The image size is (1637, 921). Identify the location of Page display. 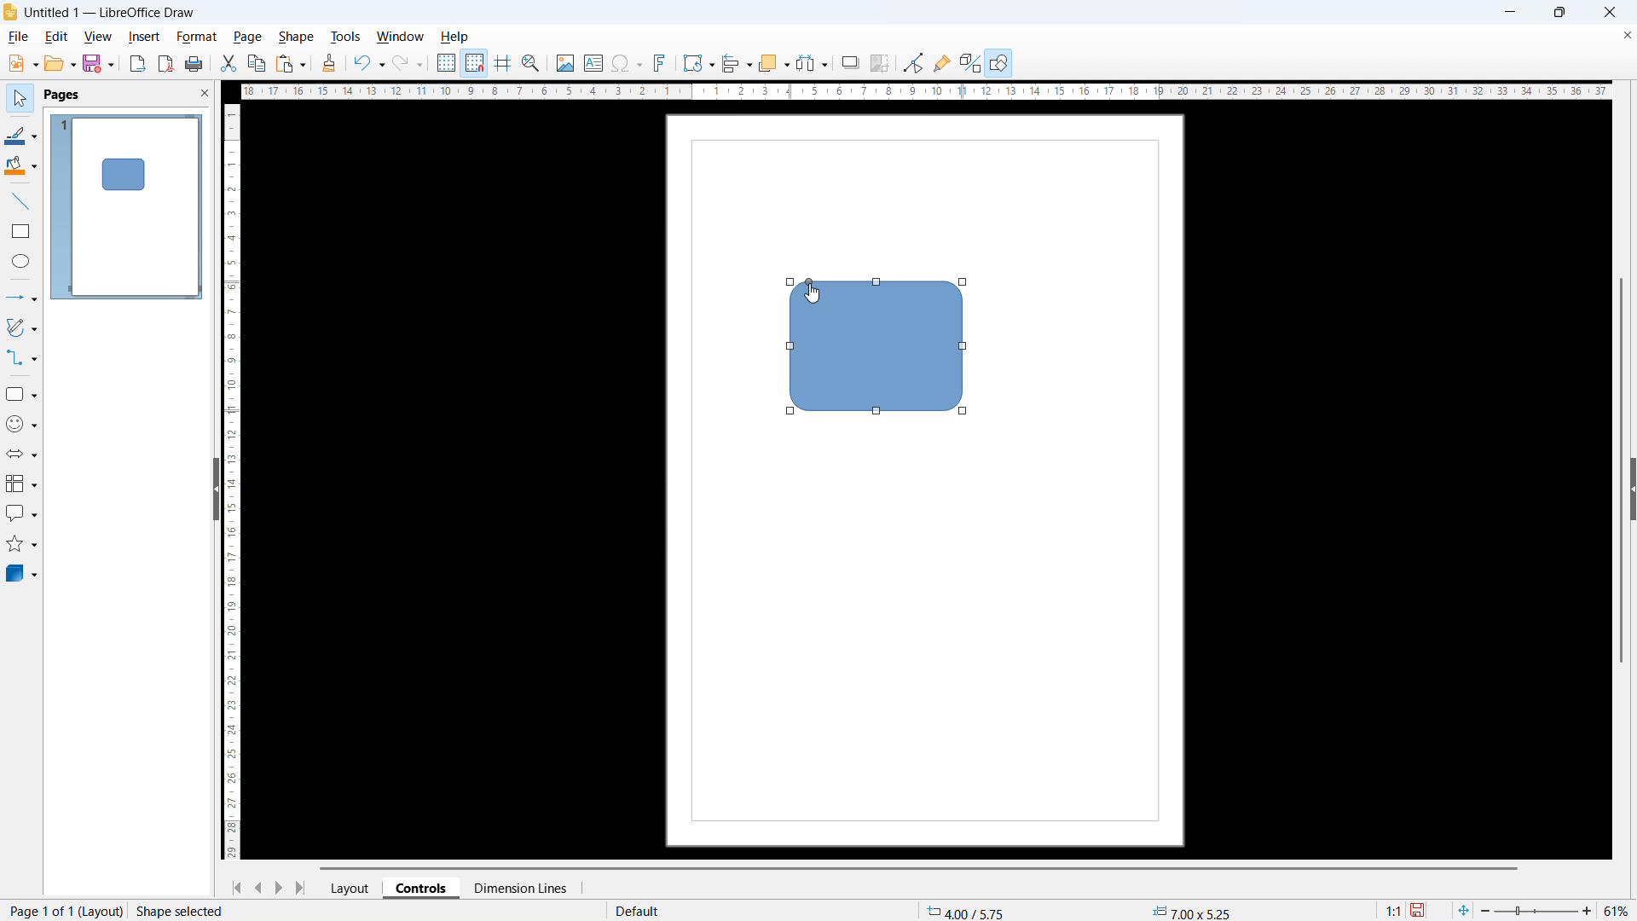
(126, 206).